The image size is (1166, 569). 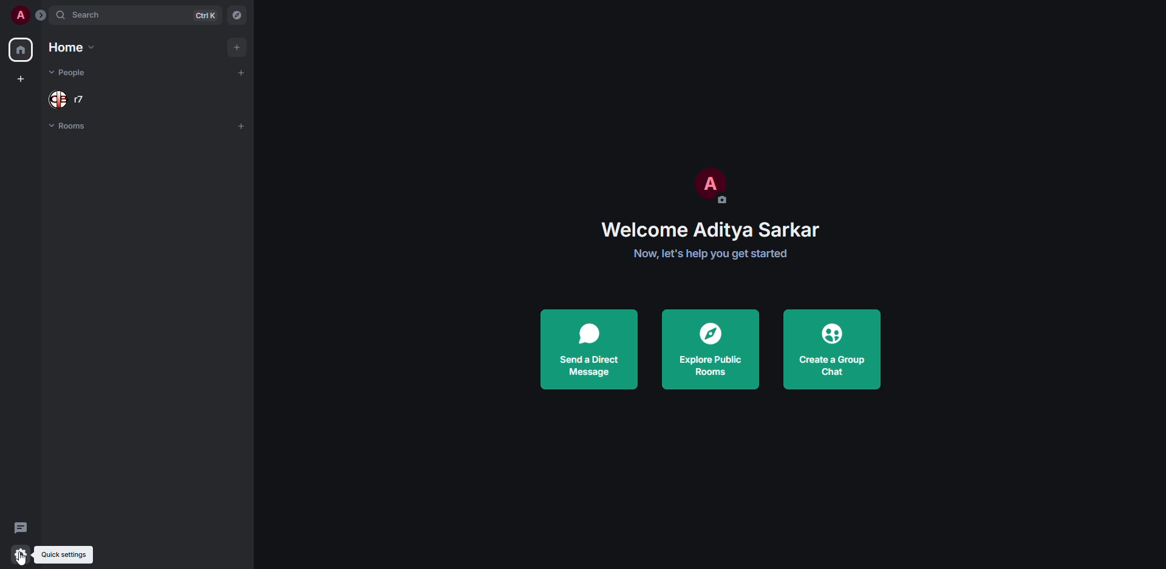 What do you see at coordinates (89, 16) in the screenshot?
I see `search` at bounding box center [89, 16].